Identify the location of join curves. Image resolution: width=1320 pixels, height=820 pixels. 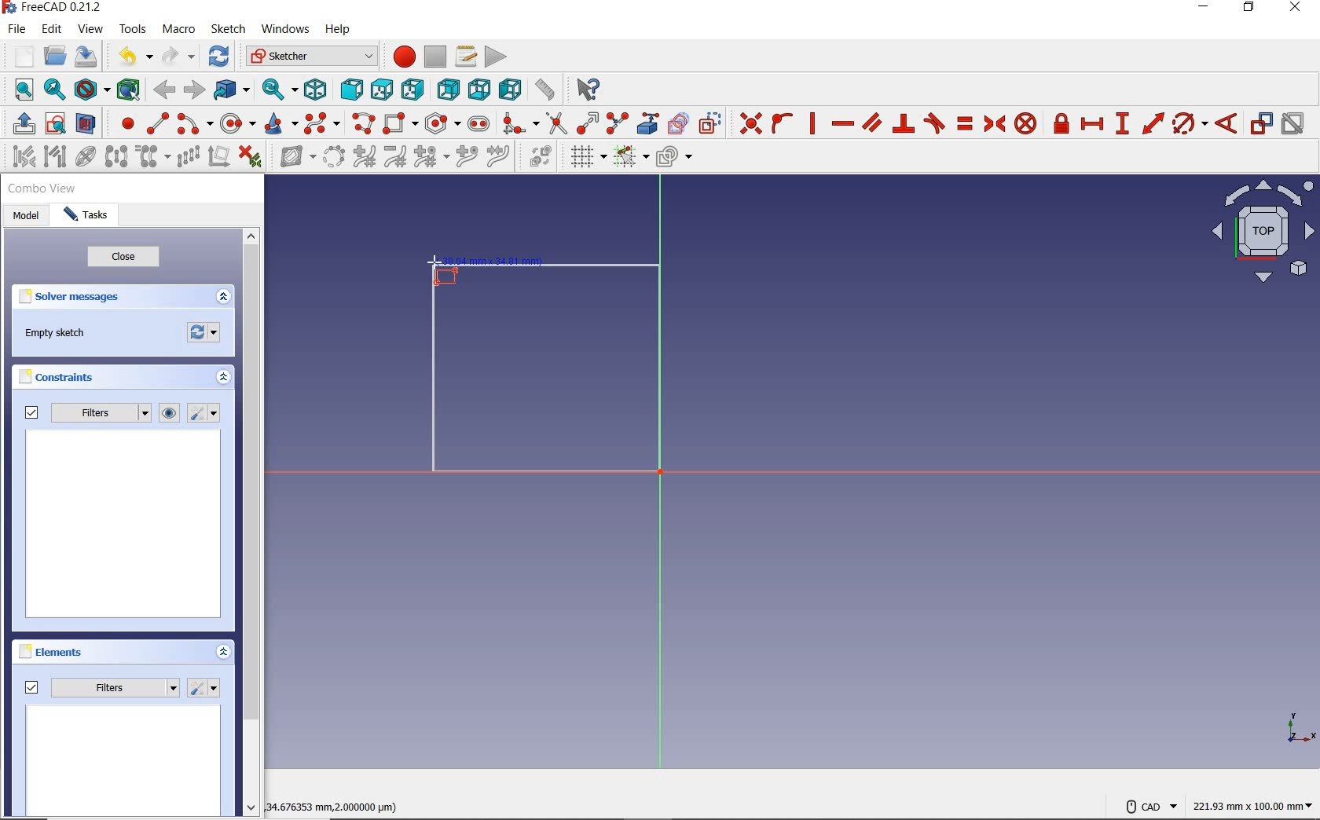
(499, 158).